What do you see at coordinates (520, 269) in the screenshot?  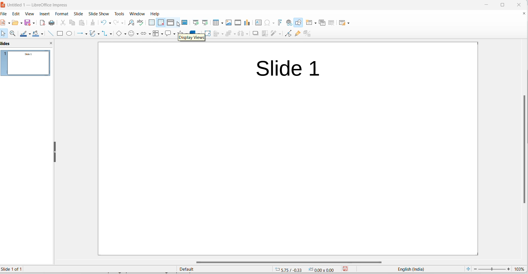 I see `zoom percentage` at bounding box center [520, 269].